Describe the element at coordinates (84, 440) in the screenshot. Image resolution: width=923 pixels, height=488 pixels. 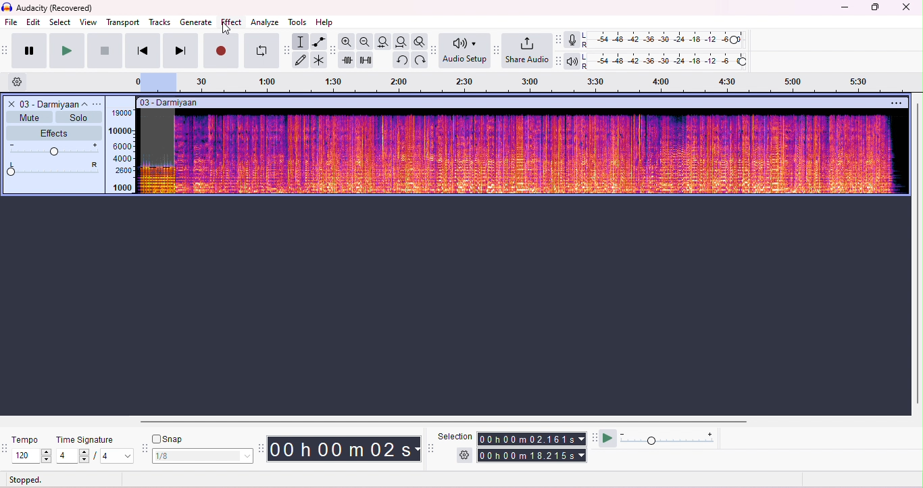
I see `time signature` at that location.